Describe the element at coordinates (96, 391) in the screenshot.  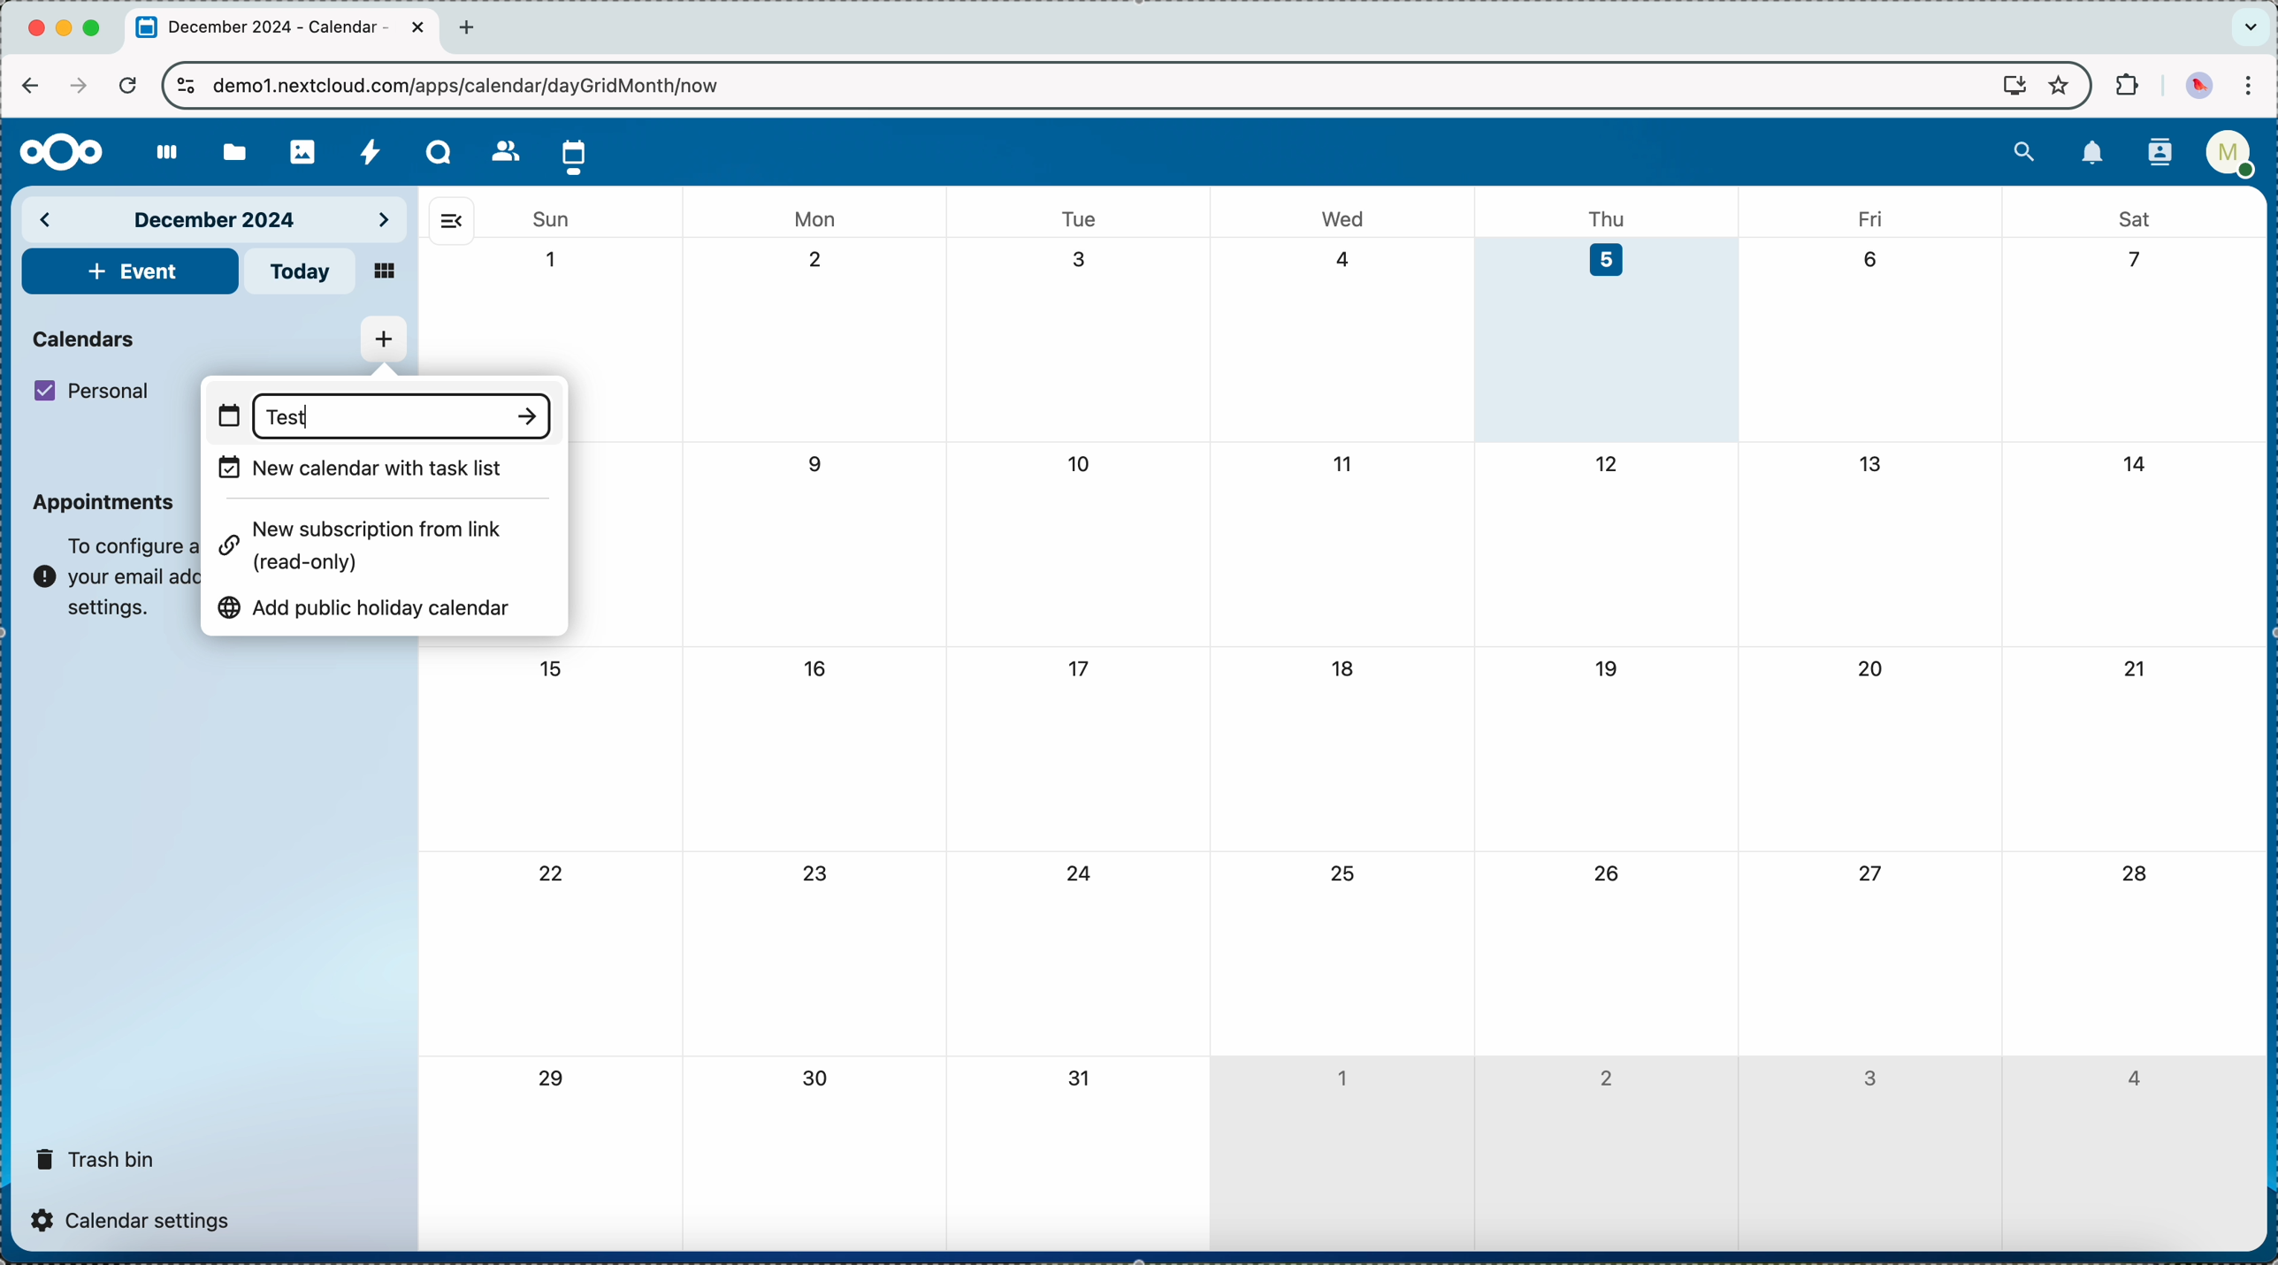
I see `personal` at that location.